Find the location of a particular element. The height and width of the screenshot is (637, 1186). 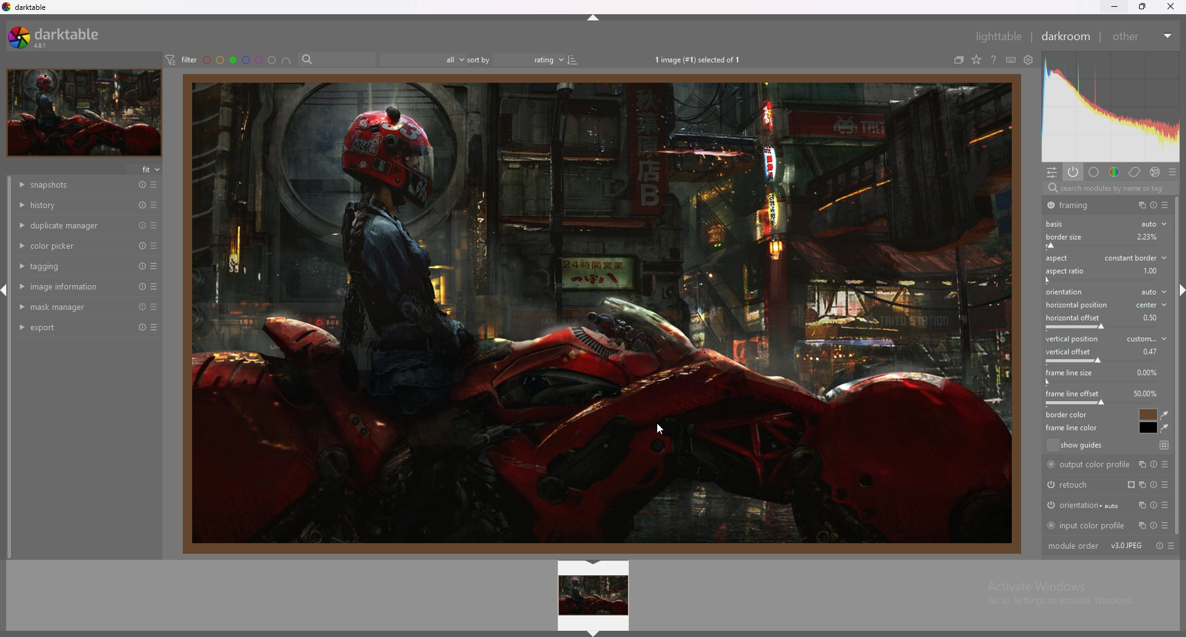

cursor is located at coordinates (660, 433).